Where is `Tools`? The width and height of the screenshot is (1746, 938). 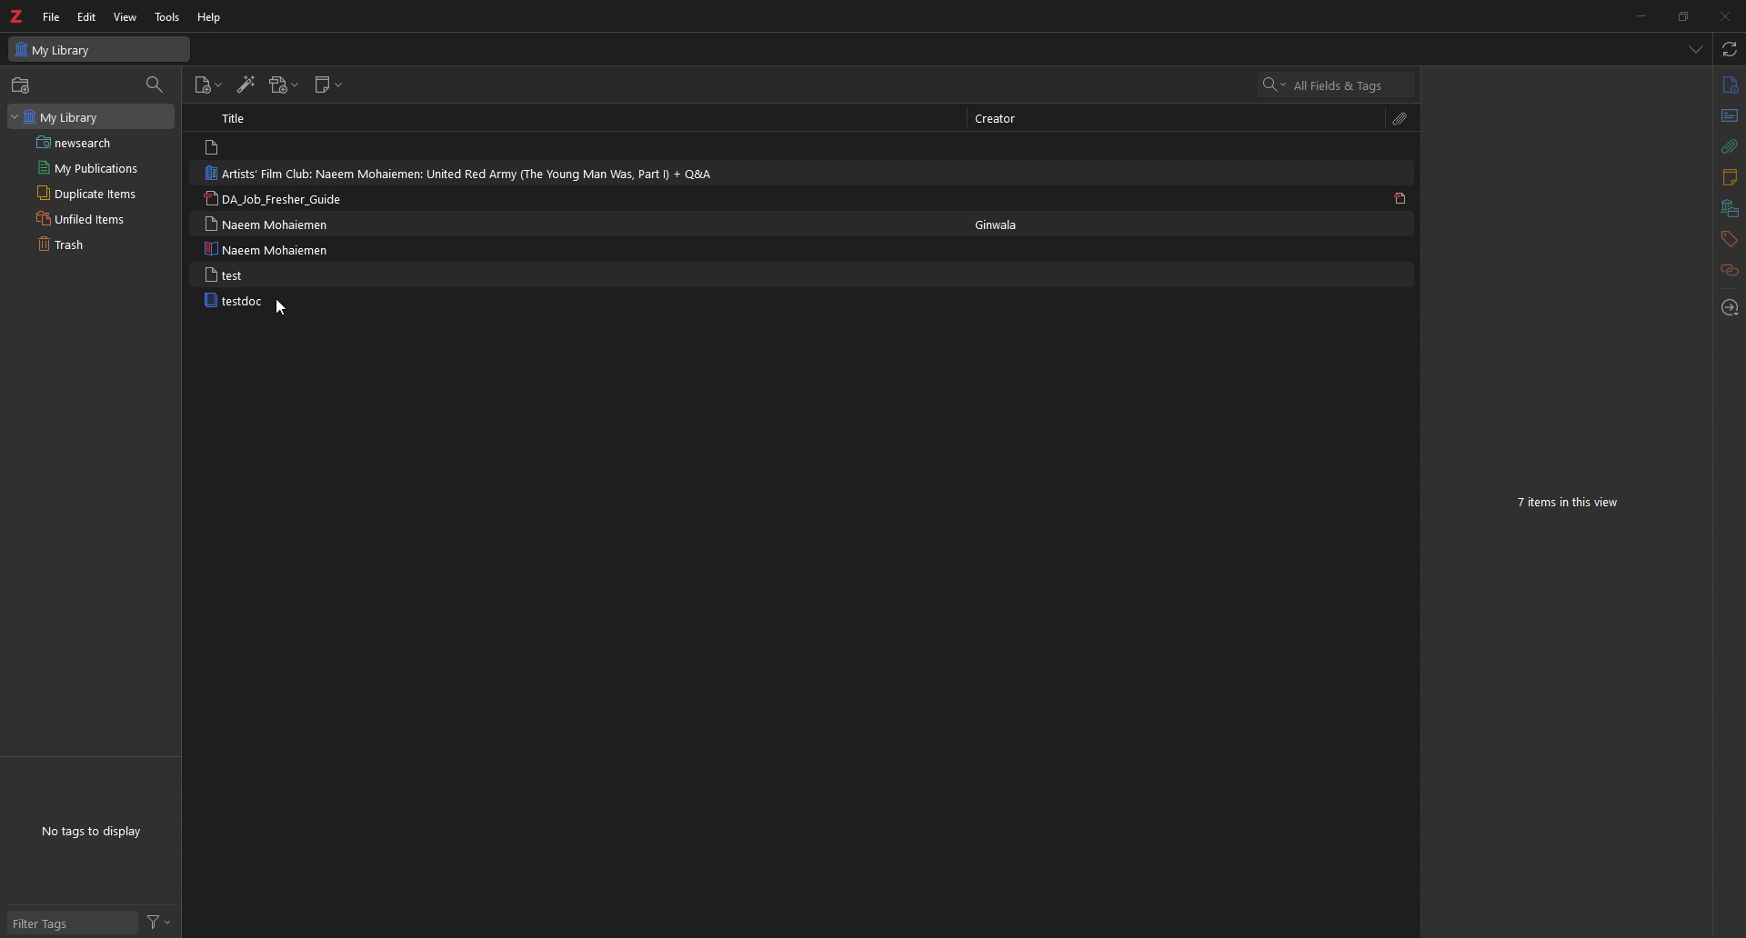
Tools is located at coordinates (166, 18).